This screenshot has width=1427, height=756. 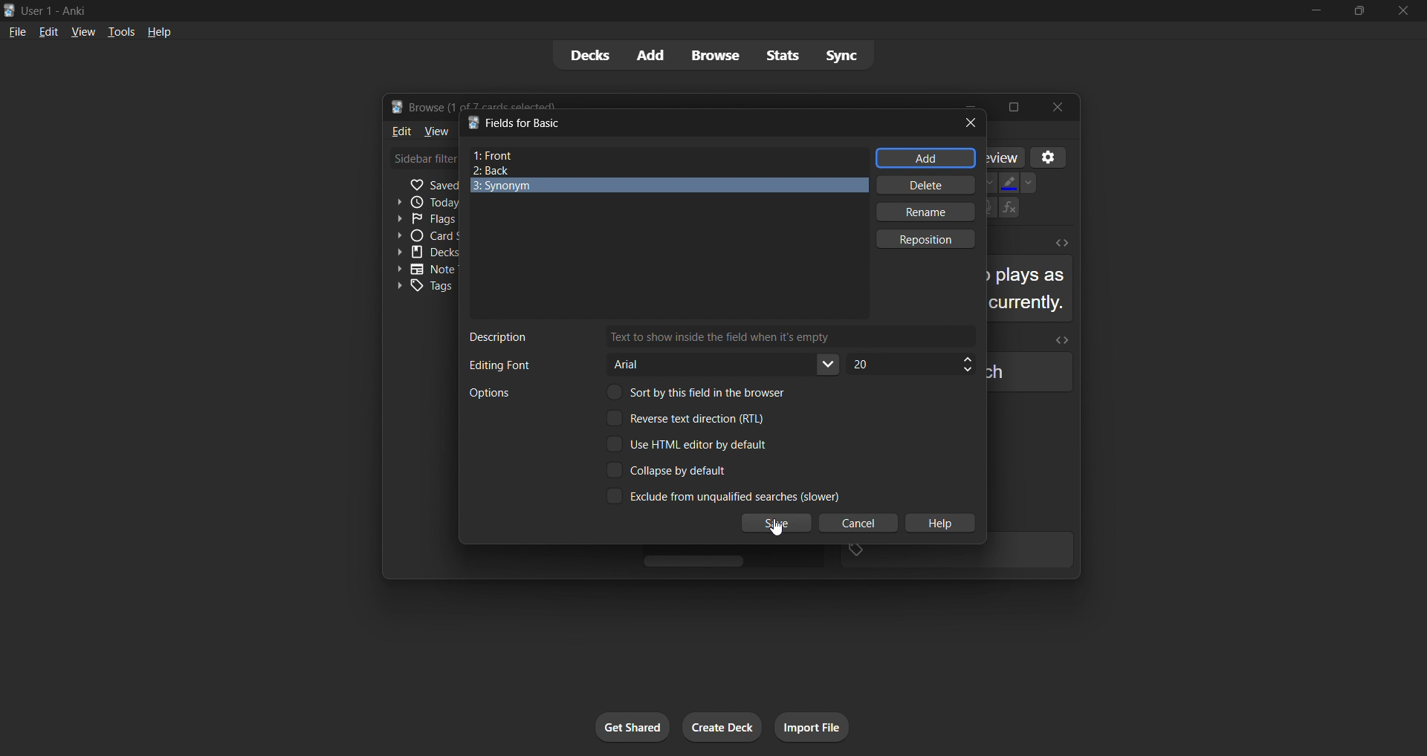 What do you see at coordinates (16, 32) in the screenshot?
I see `file` at bounding box center [16, 32].